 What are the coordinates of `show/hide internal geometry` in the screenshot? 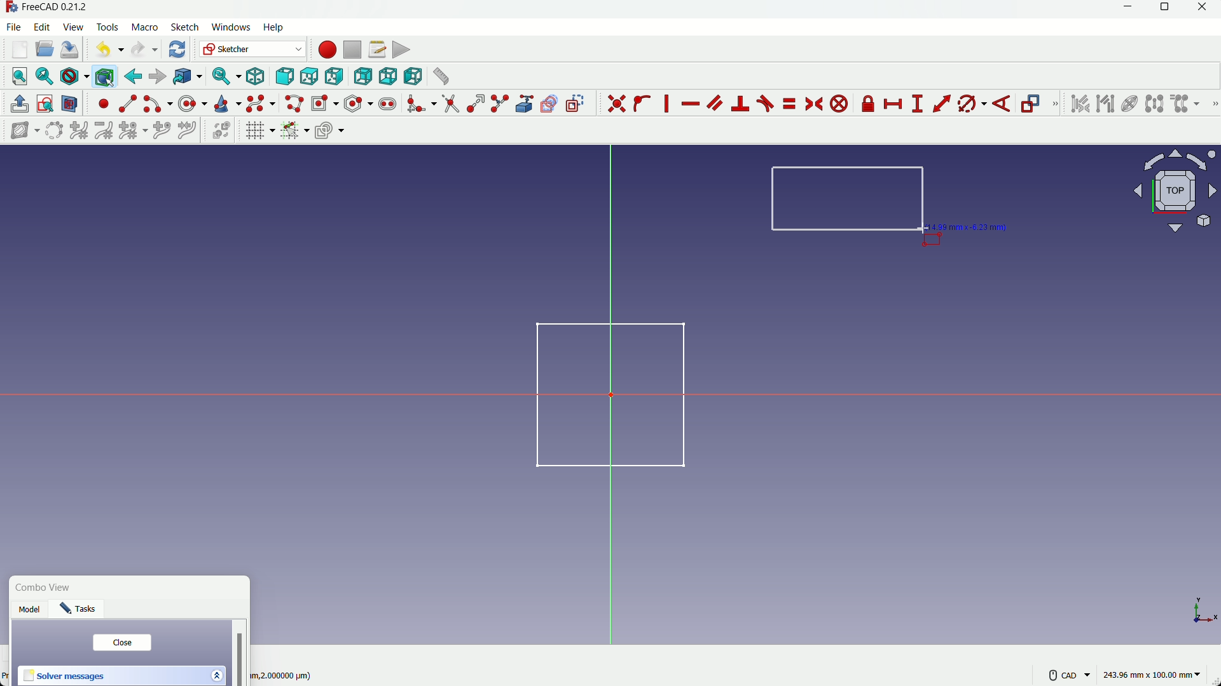 It's located at (1128, 104).